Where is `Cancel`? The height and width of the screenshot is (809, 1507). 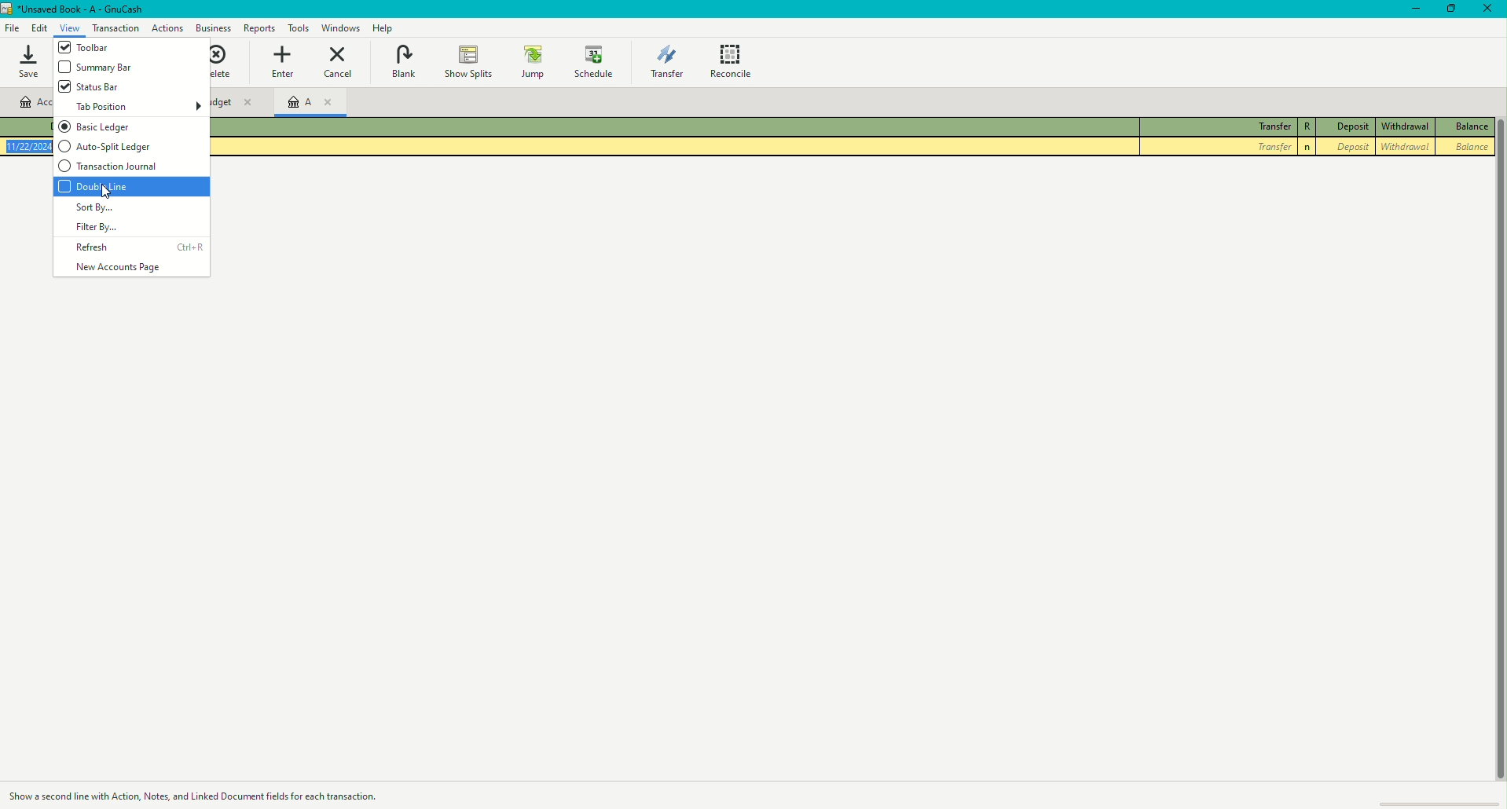
Cancel is located at coordinates (339, 64).